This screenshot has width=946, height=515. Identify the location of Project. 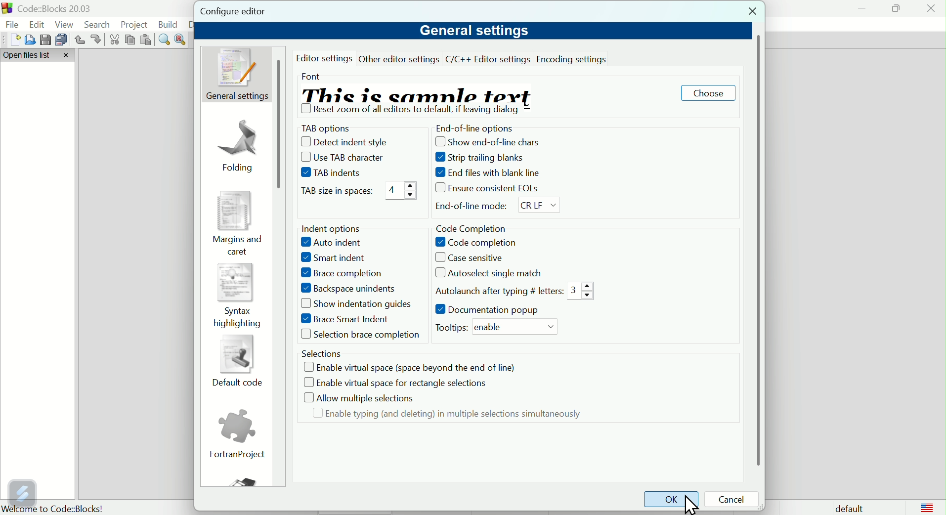
(136, 24).